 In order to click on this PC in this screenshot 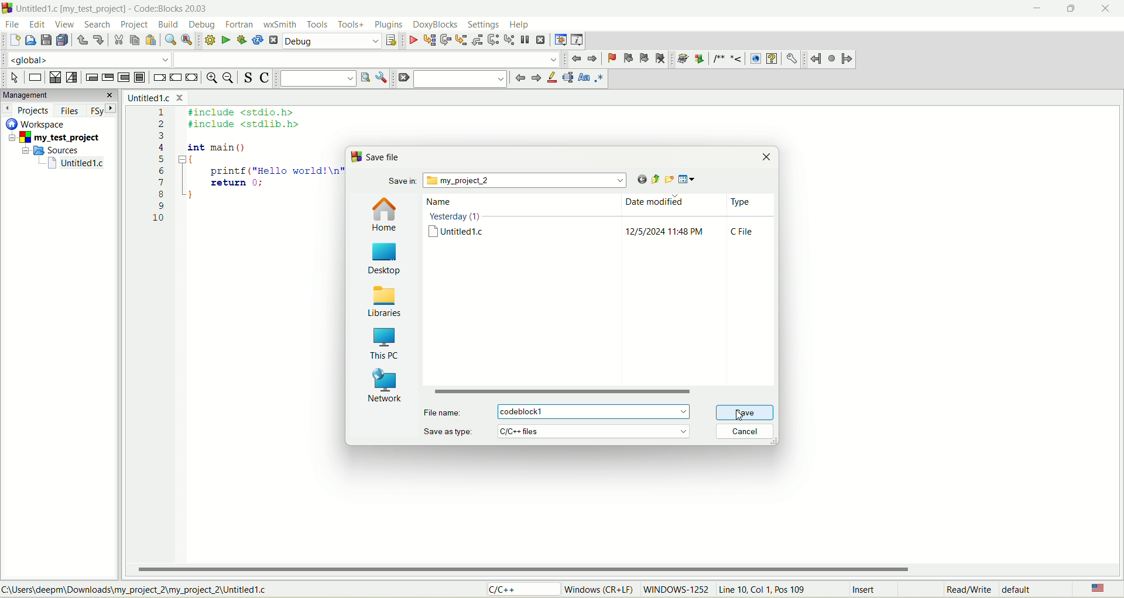, I will do `click(386, 342)`.